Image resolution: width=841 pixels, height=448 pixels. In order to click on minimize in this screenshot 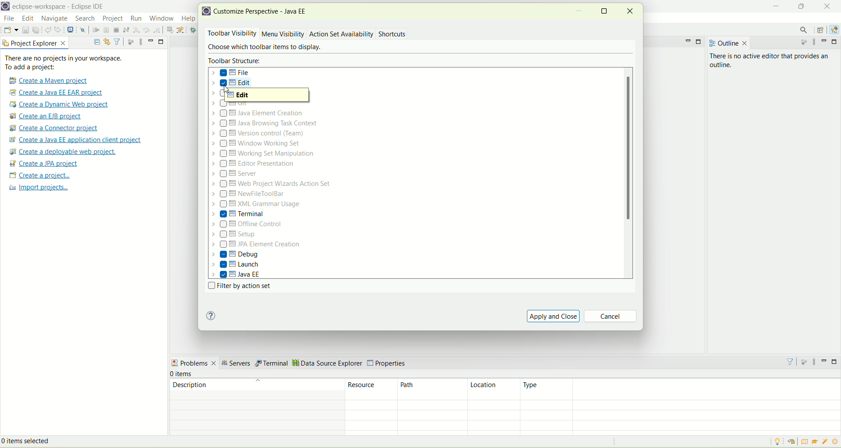, I will do `click(151, 40)`.